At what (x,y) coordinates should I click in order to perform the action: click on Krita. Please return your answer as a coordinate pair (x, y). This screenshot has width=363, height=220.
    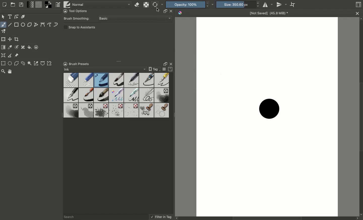
    Looking at the image, I should click on (180, 13).